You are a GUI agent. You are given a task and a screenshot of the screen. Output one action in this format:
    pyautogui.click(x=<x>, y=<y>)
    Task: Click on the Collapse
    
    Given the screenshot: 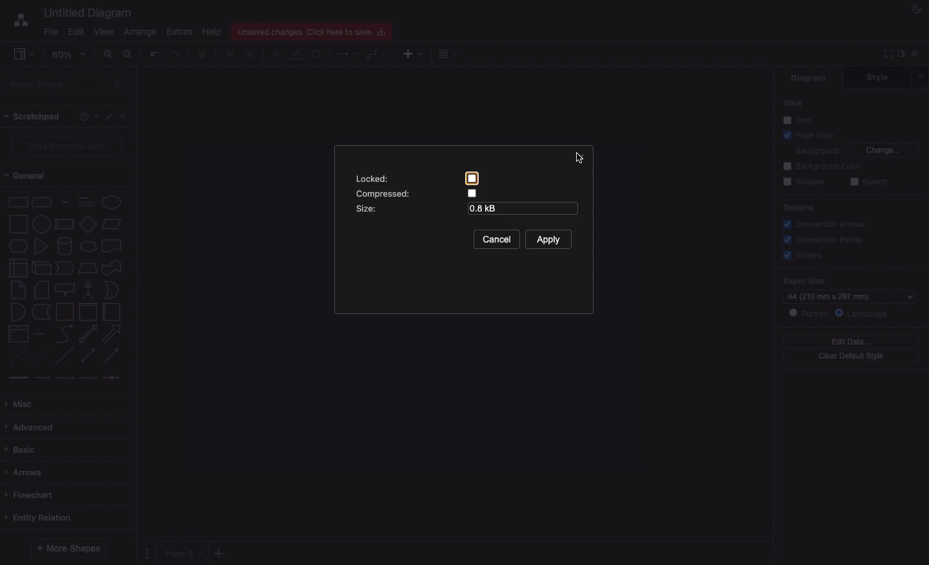 What is the action you would take?
    pyautogui.click(x=915, y=53)
    